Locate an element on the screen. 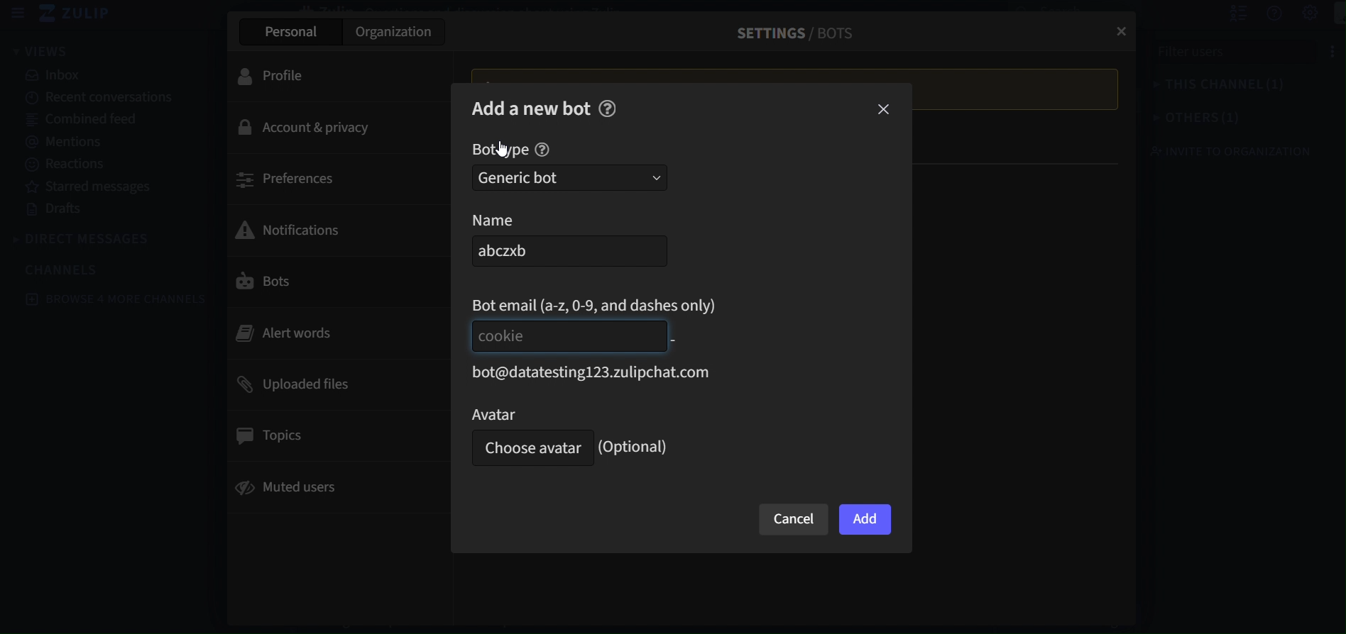  topics is located at coordinates (329, 436).